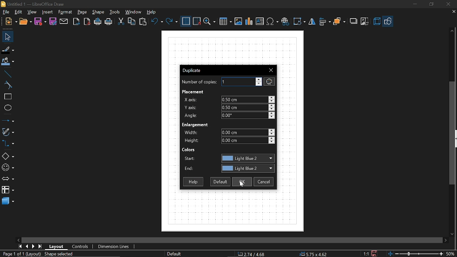 The image size is (457, 257). What do you see at coordinates (430, 4) in the screenshot?
I see `Restore down` at bounding box center [430, 4].